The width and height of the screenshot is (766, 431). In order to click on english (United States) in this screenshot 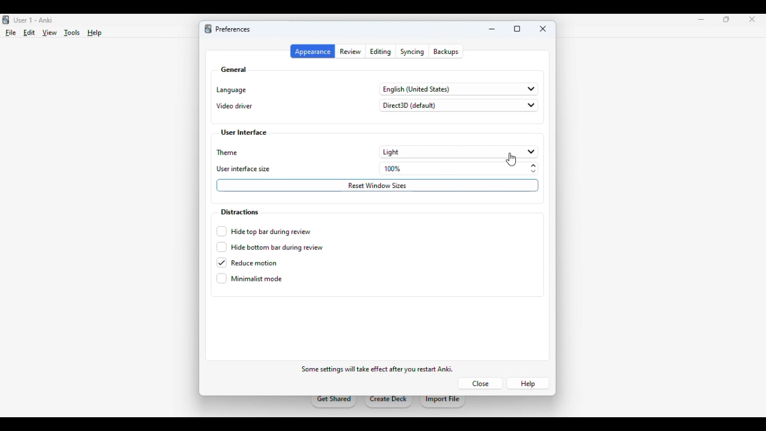, I will do `click(460, 89)`.